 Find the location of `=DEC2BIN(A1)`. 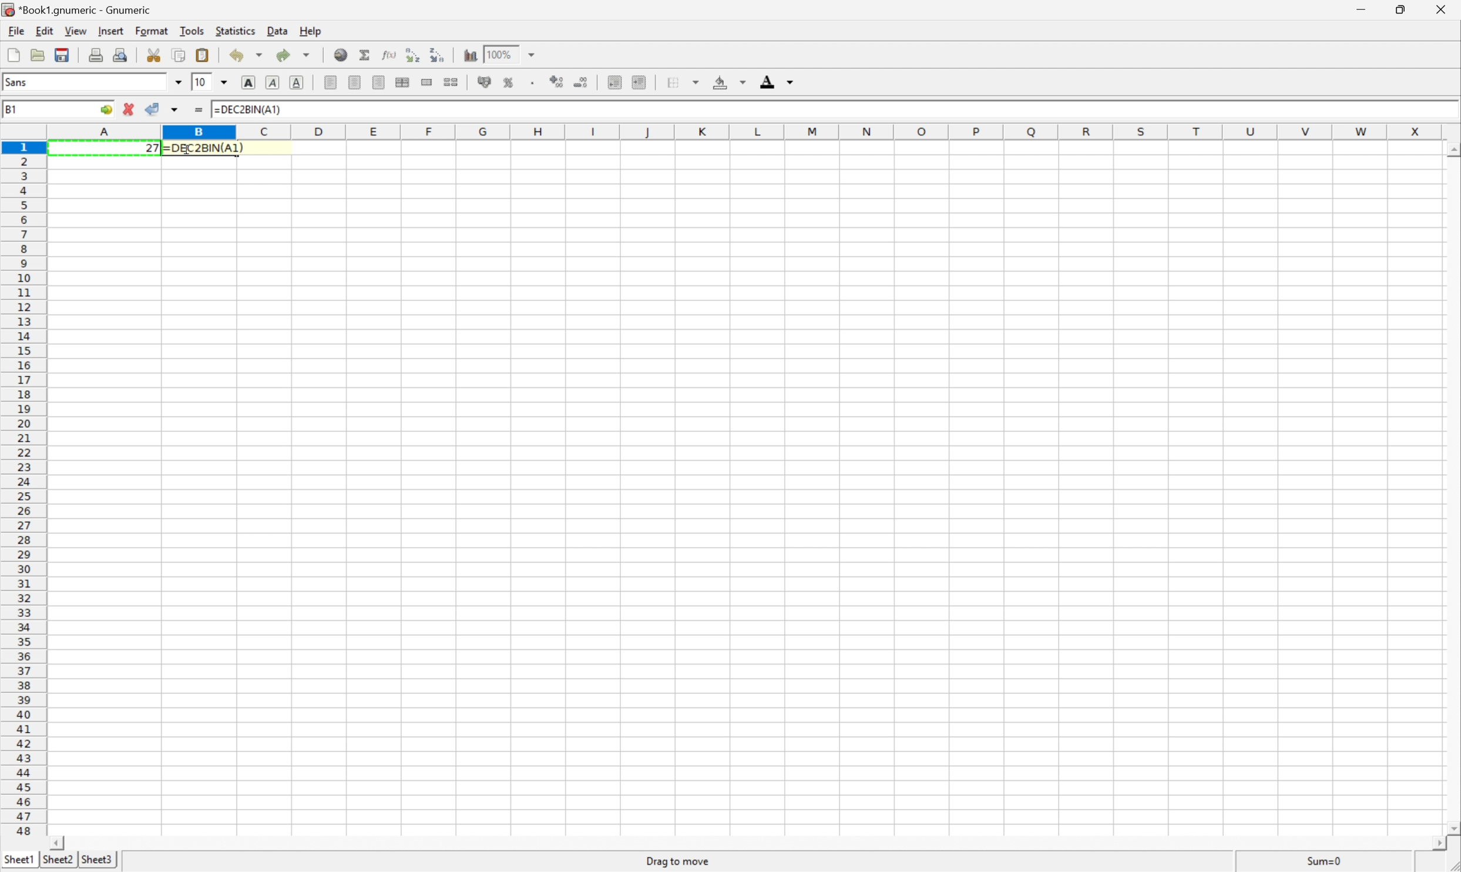

=DEC2BIN(A1) is located at coordinates (204, 147).